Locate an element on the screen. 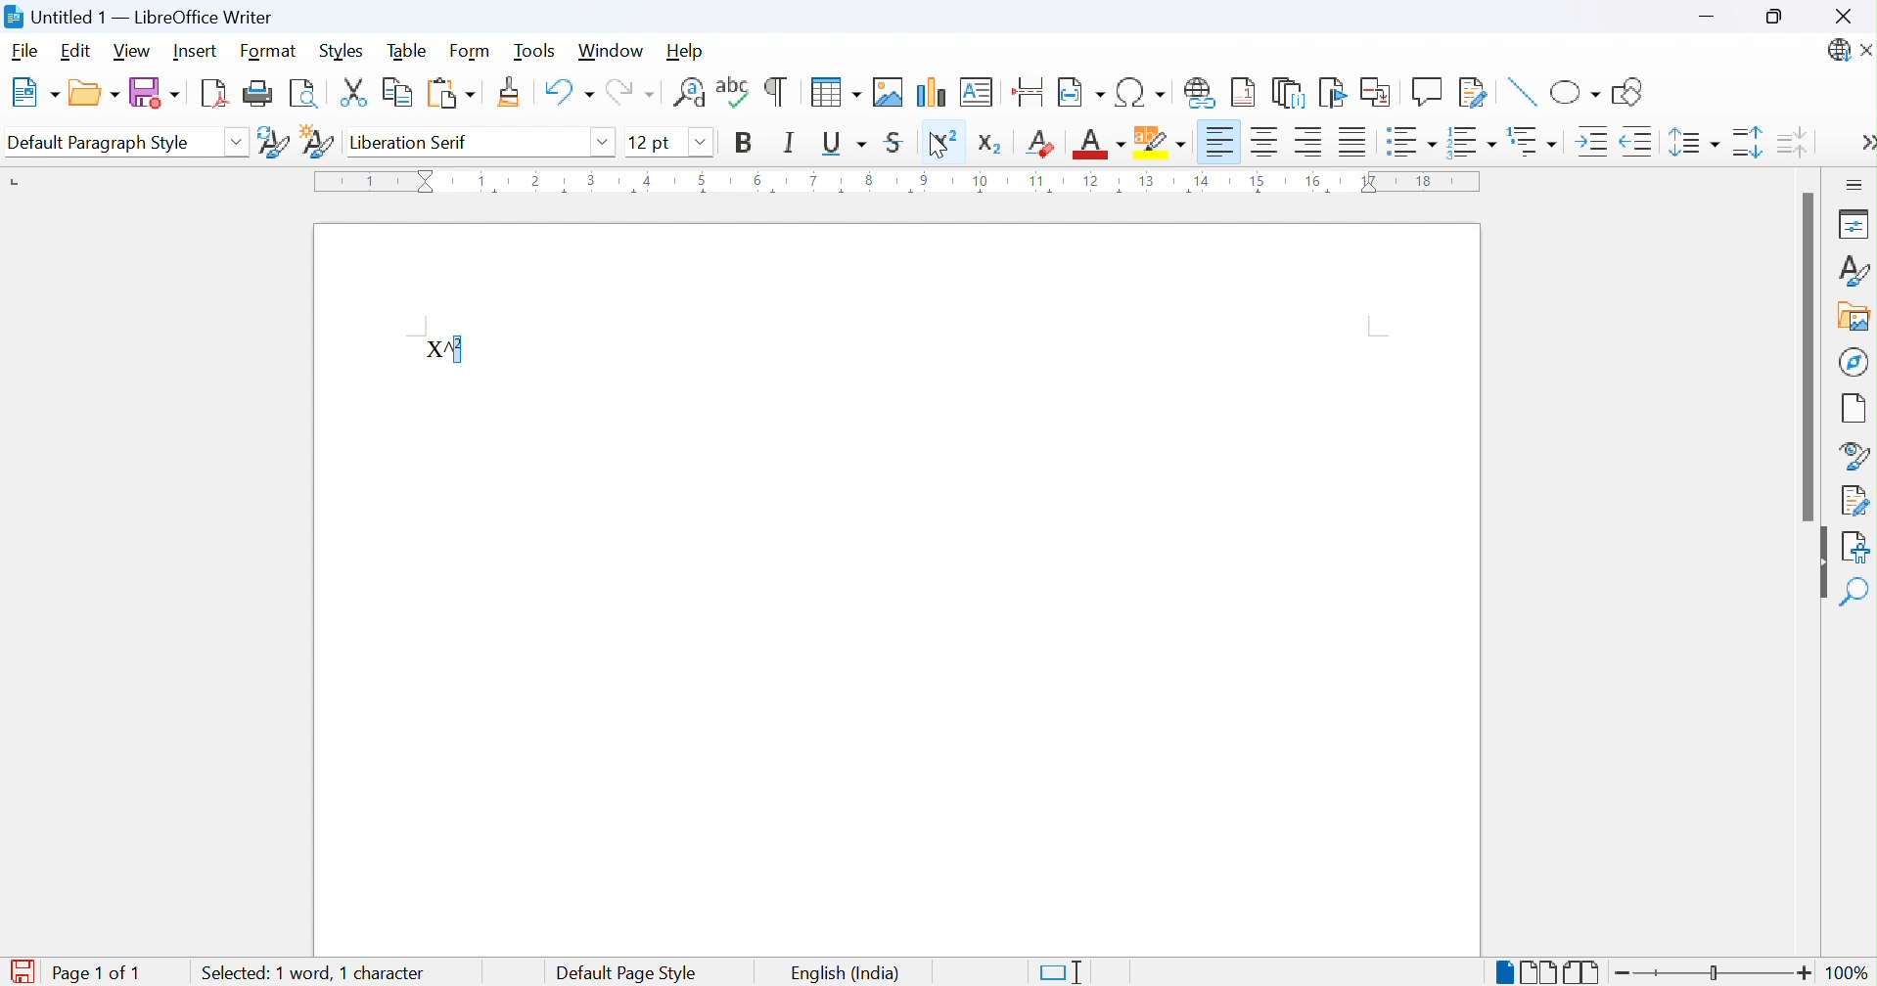 The width and height of the screenshot is (1877, 986). Decrease paragraph spacing is located at coordinates (1793, 144).